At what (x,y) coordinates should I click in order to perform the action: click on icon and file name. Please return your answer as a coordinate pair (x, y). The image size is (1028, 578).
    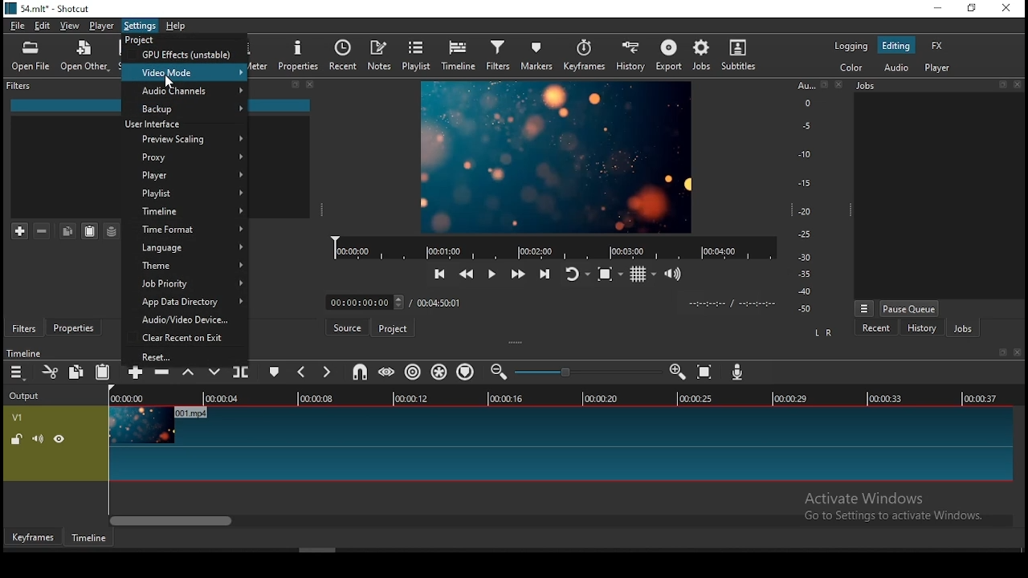
    Looking at the image, I should click on (50, 7).